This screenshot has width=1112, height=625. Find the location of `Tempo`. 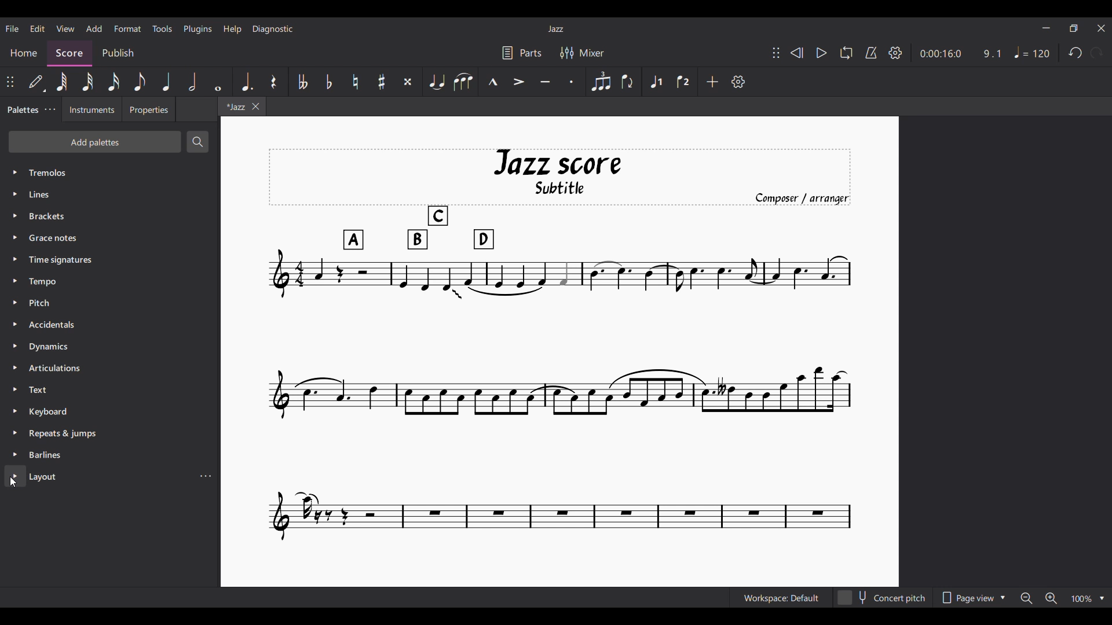

Tempo is located at coordinates (111, 281).